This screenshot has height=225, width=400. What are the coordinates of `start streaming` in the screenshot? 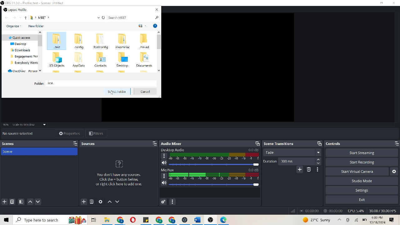 It's located at (362, 152).